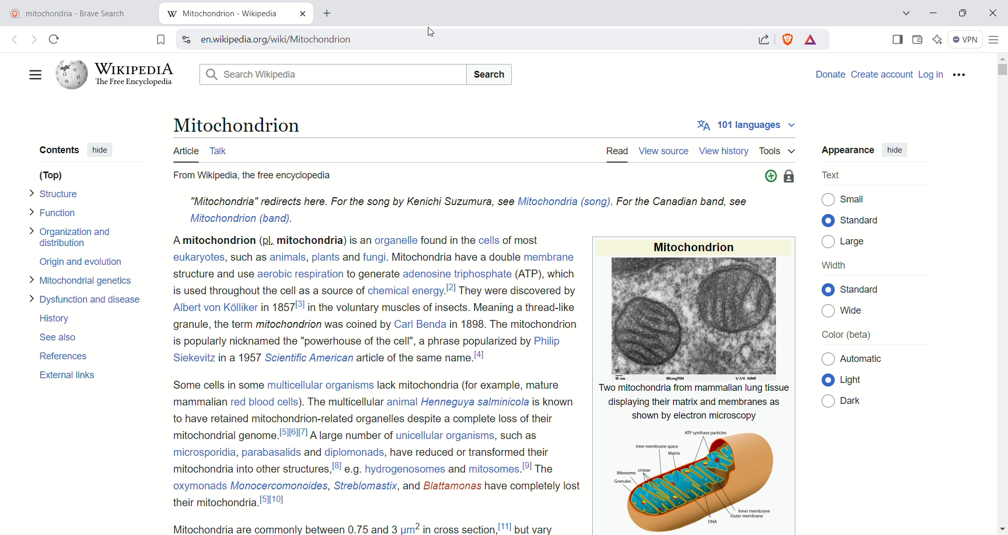 The height and width of the screenshot is (535, 1008). What do you see at coordinates (1002, 295) in the screenshot?
I see `vertical scroll bar` at bounding box center [1002, 295].